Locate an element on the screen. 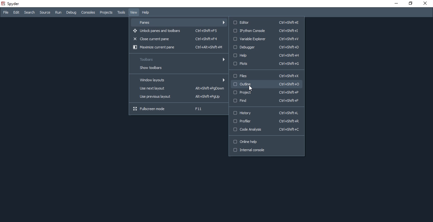 The width and height of the screenshot is (433, 222). Close current pane is located at coordinates (179, 39).